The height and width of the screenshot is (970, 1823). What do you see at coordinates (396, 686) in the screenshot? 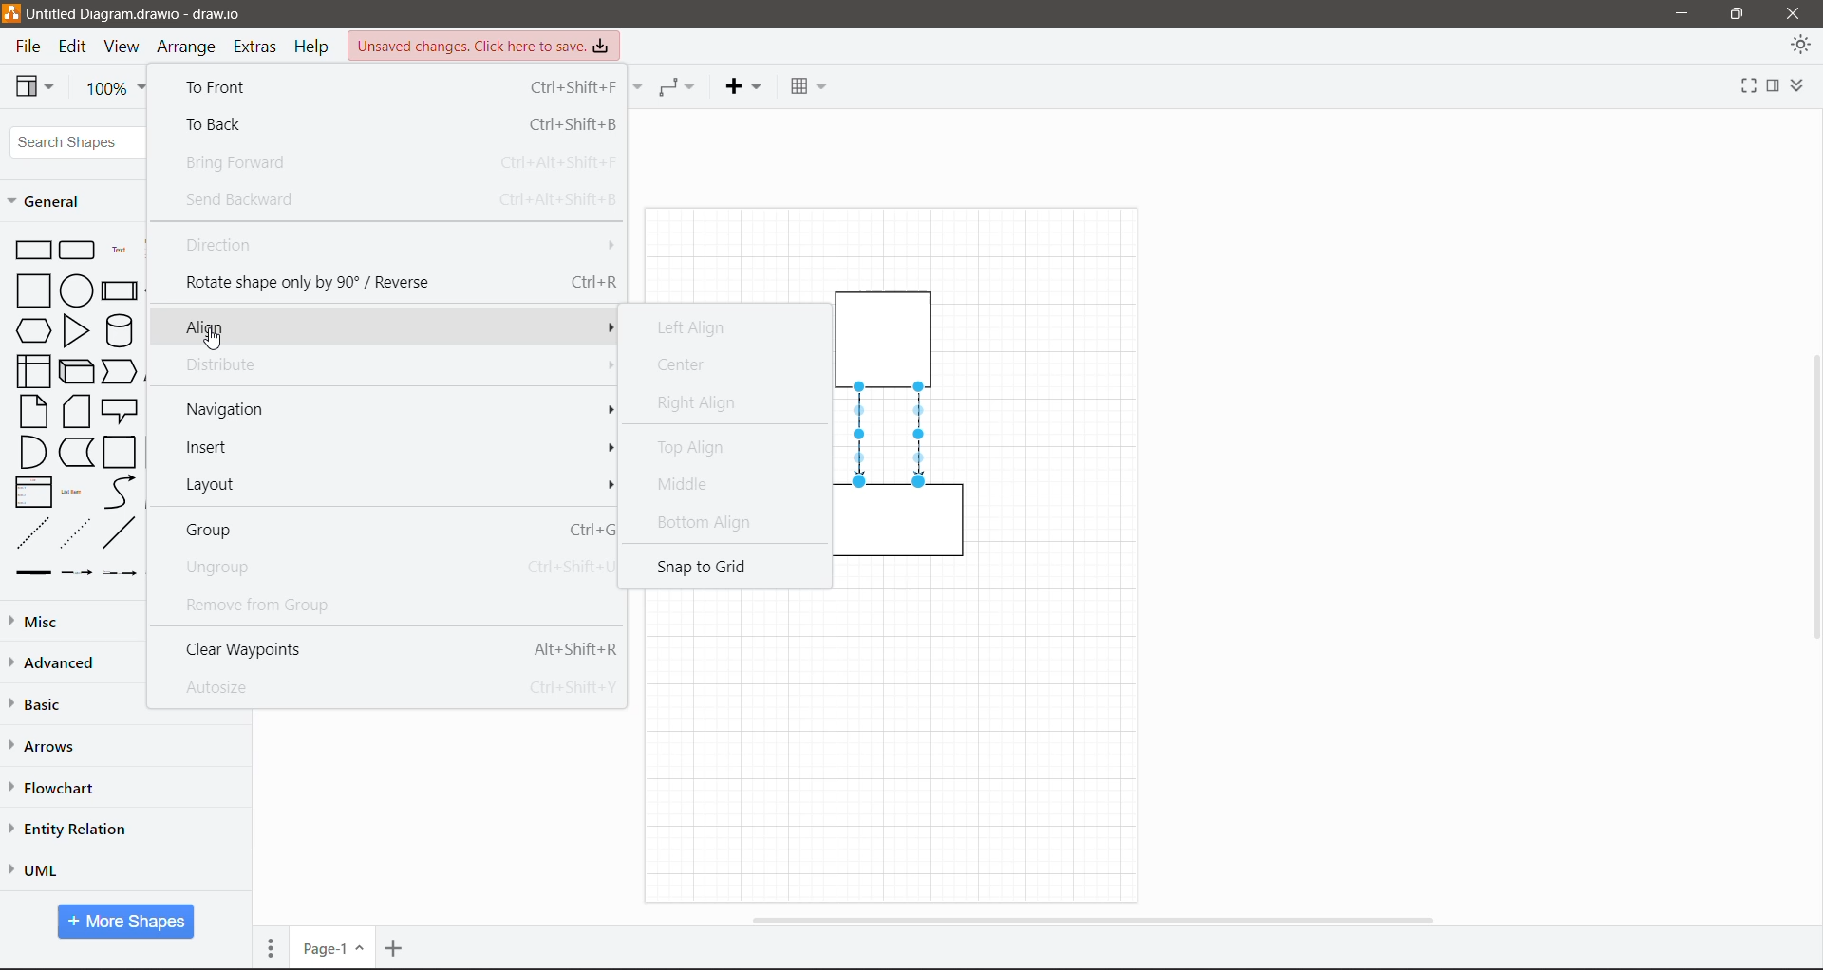
I see `Autosize` at bounding box center [396, 686].